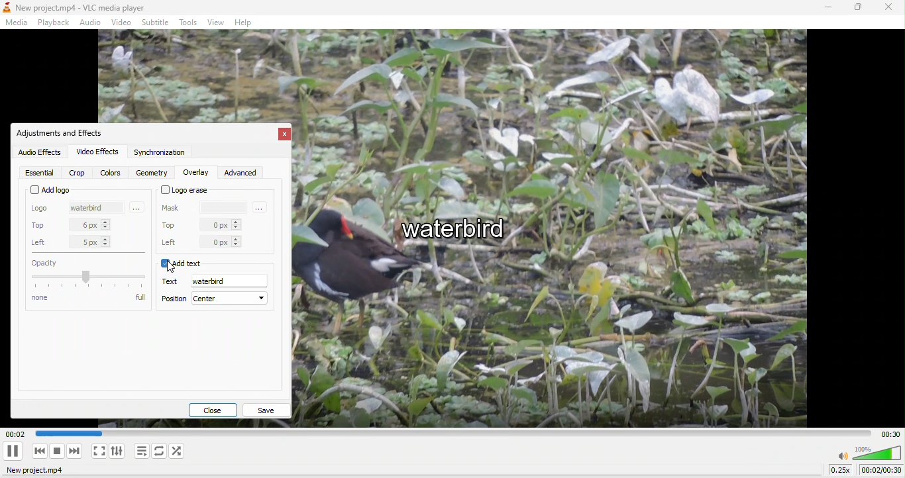 This screenshot has height=478, width=905. I want to click on 00.02, so click(13, 434).